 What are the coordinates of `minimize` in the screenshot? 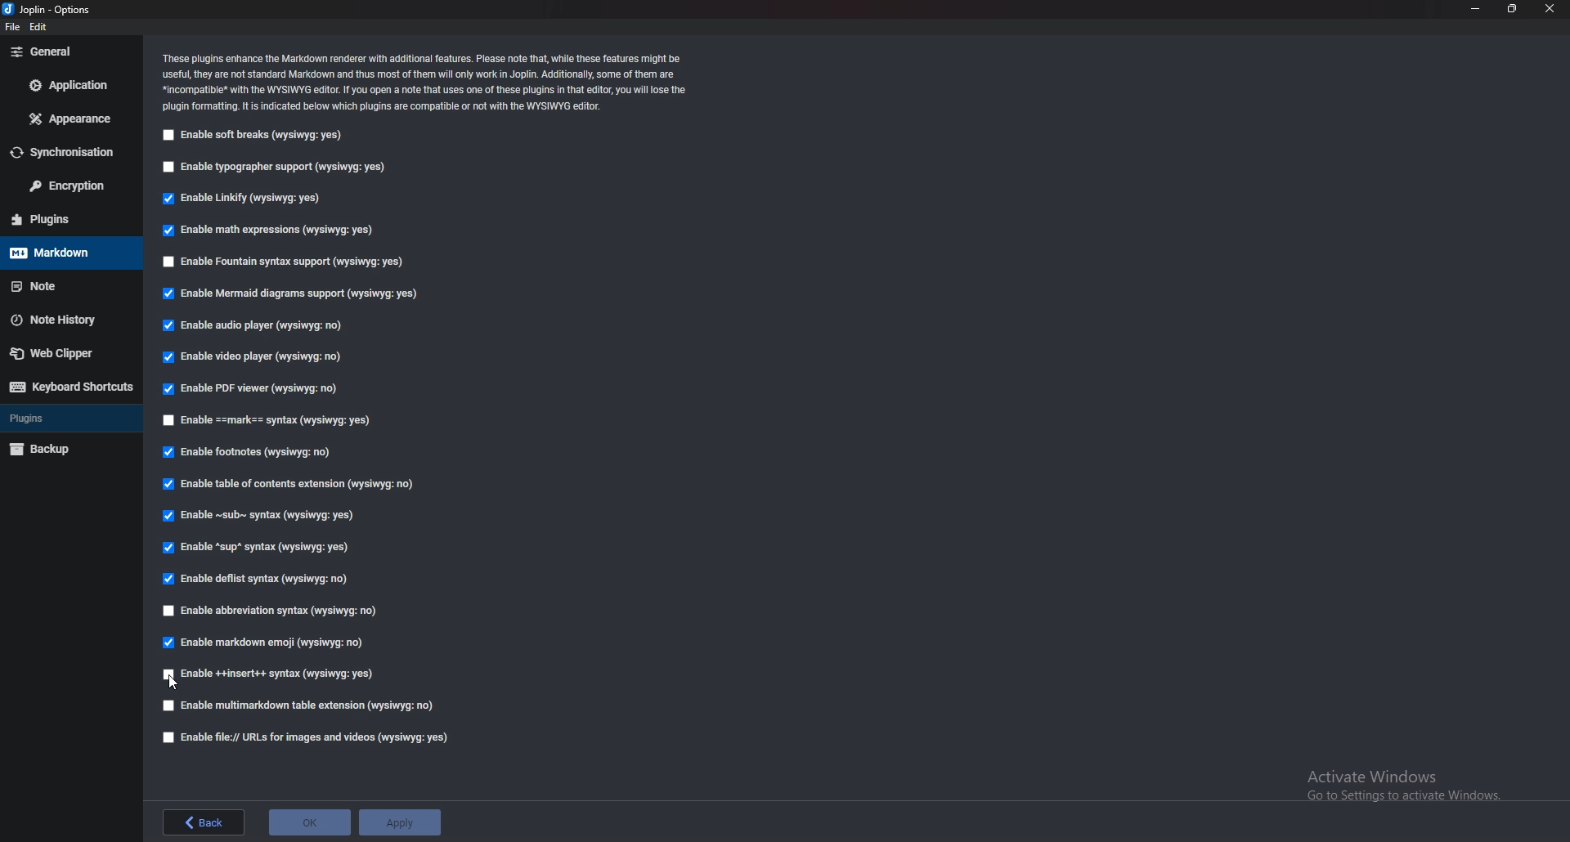 It's located at (1475, 8).